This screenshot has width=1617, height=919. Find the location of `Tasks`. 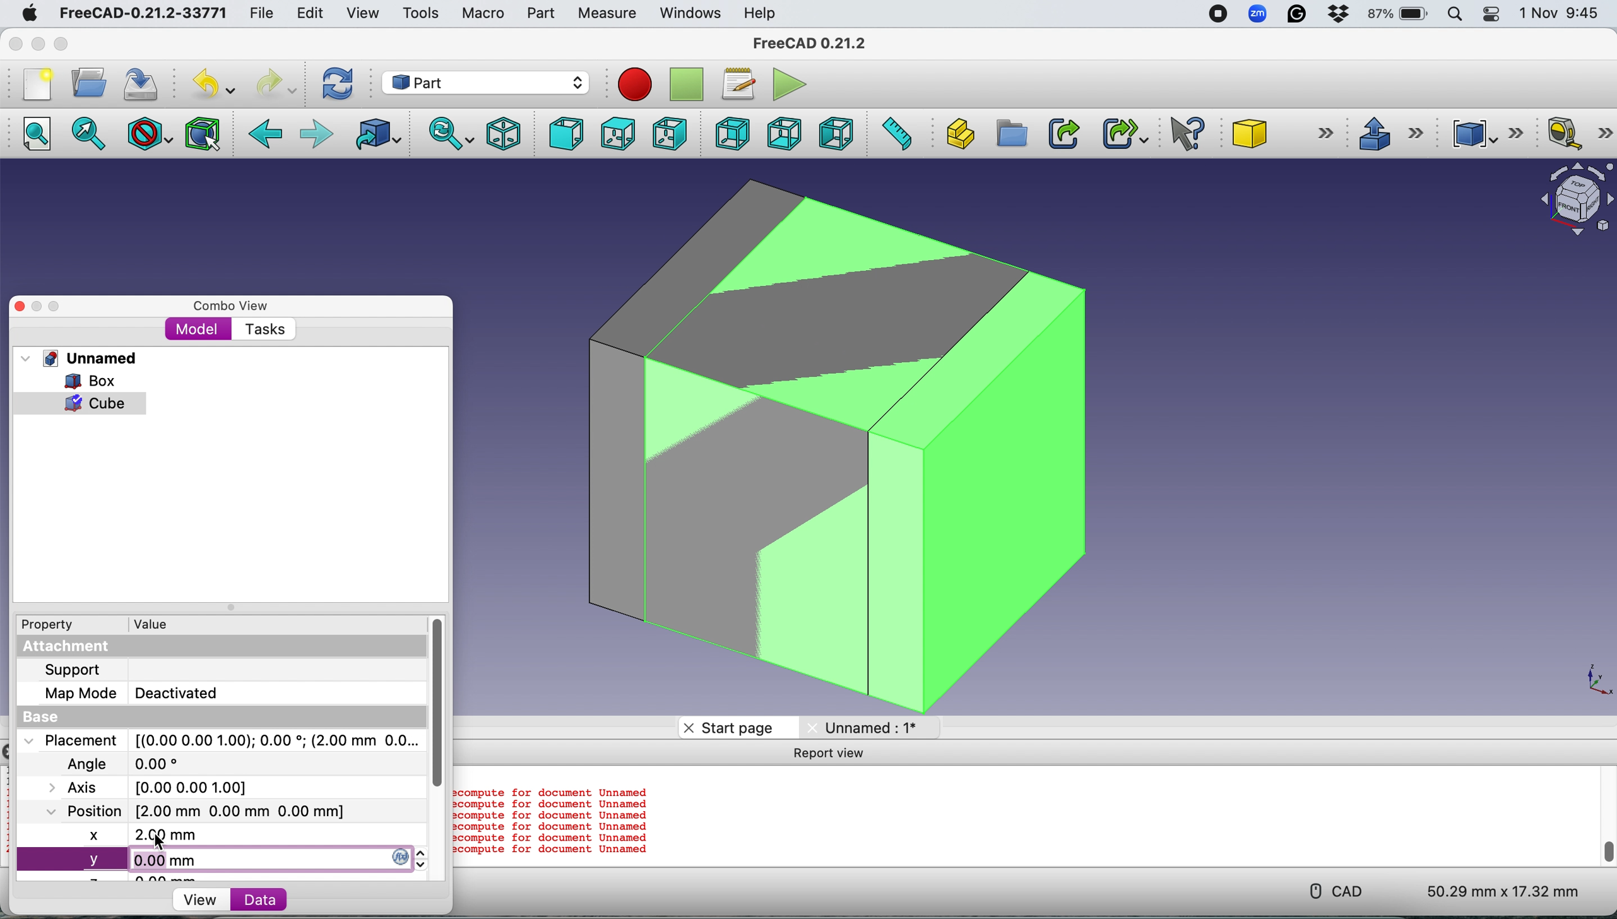

Tasks is located at coordinates (264, 330).